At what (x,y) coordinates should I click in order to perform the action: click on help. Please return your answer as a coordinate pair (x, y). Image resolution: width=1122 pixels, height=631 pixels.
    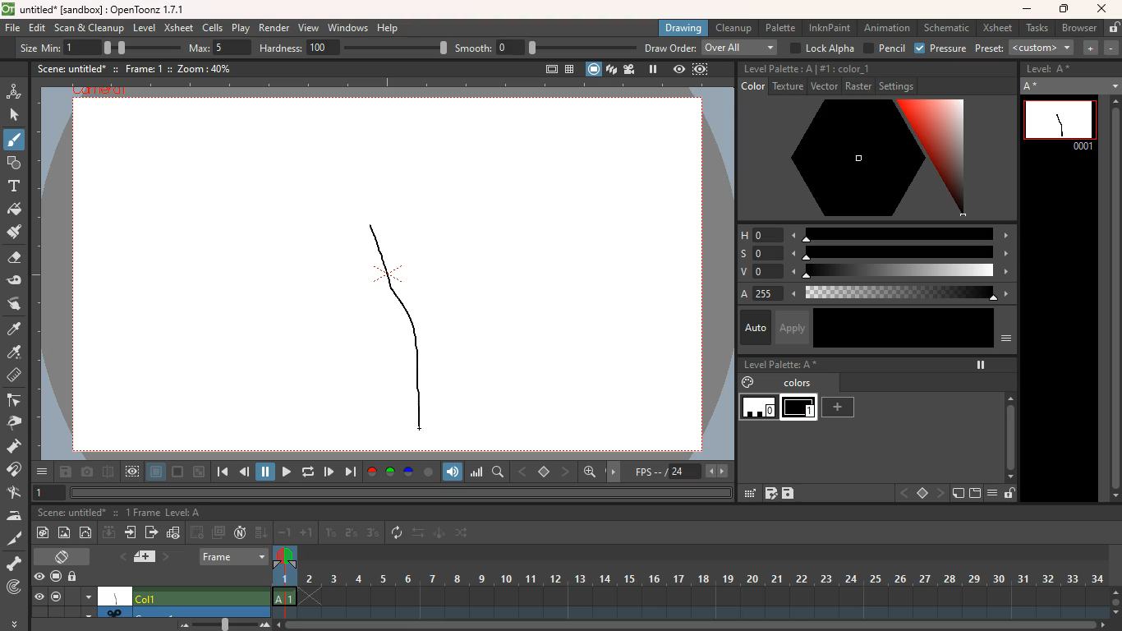
    Looking at the image, I should click on (389, 29).